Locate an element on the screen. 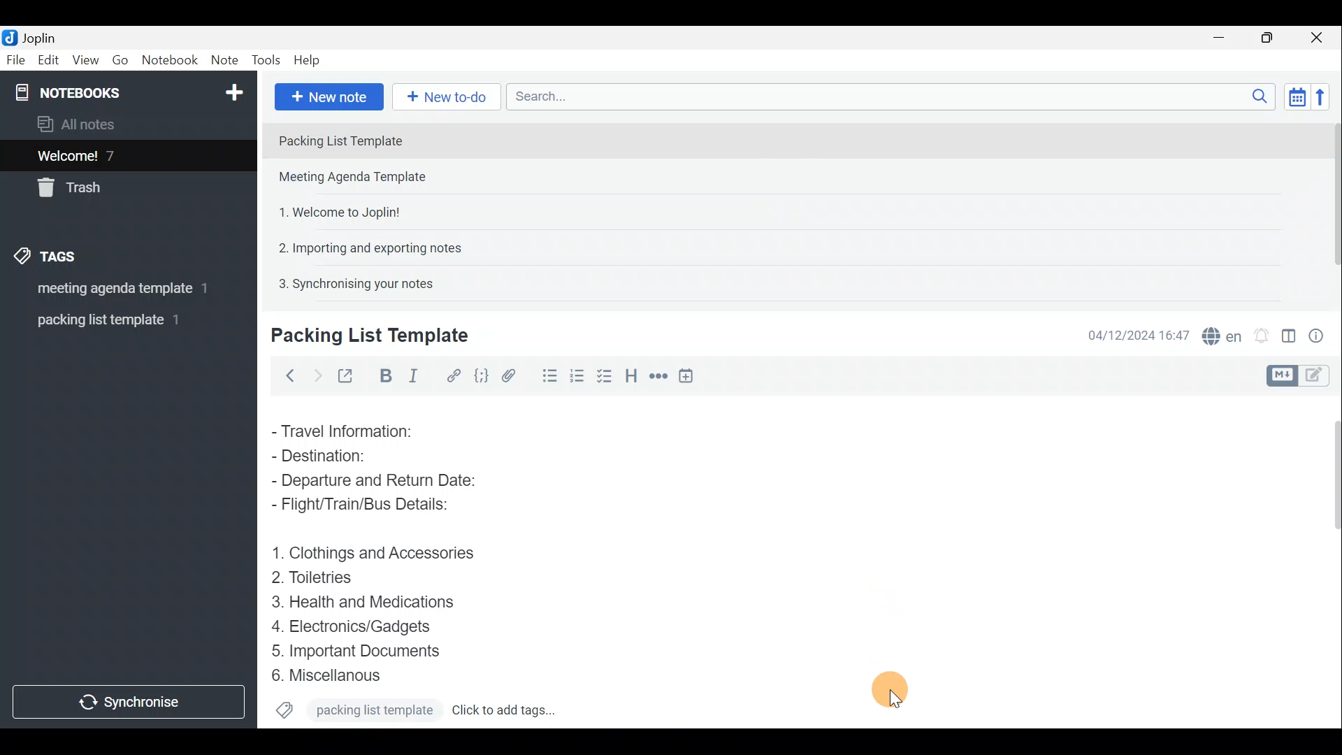 The height and width of the screenshot is (755, 1342). Insert time is located at coordinates (691, 375).